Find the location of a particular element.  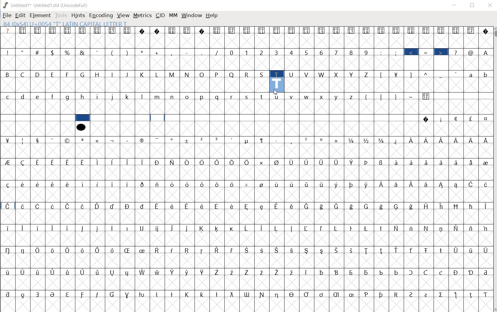

Symbol is located at coordinates (427, 184).